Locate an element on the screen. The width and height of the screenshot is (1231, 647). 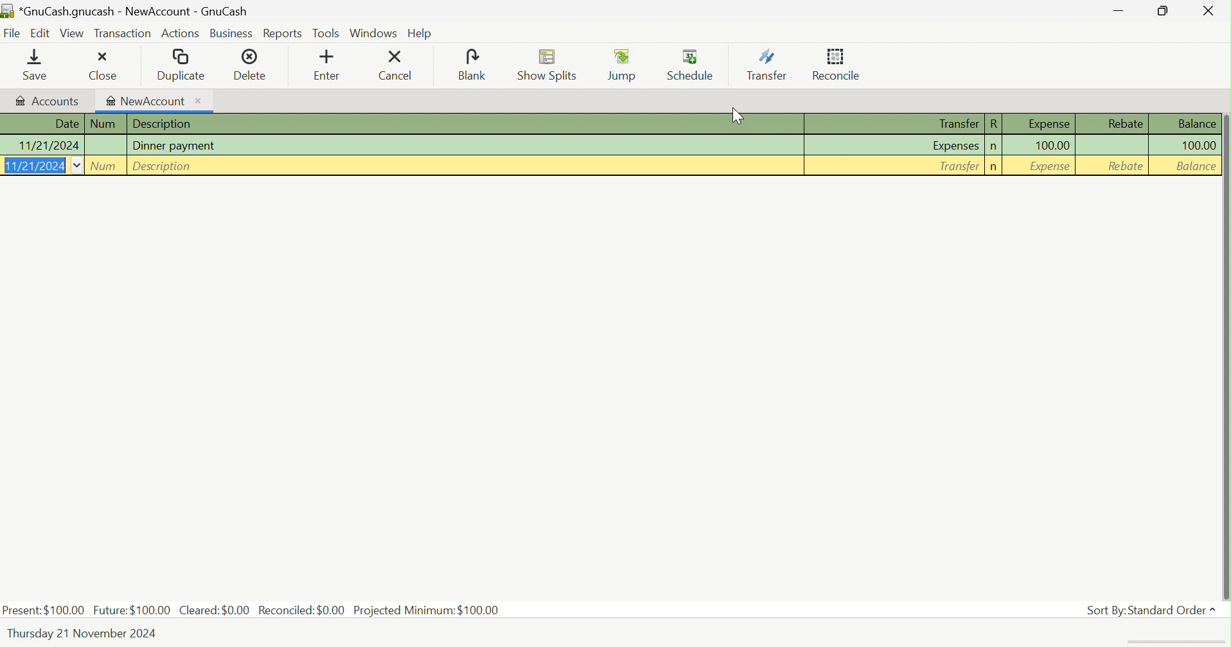
Actions is located at coordinates (182, 35).